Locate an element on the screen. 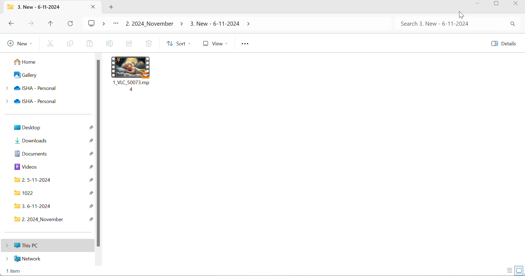 Image resolution: width=525 pixels, height=276 pixels. Downloads is located at coordinates (32, 141).